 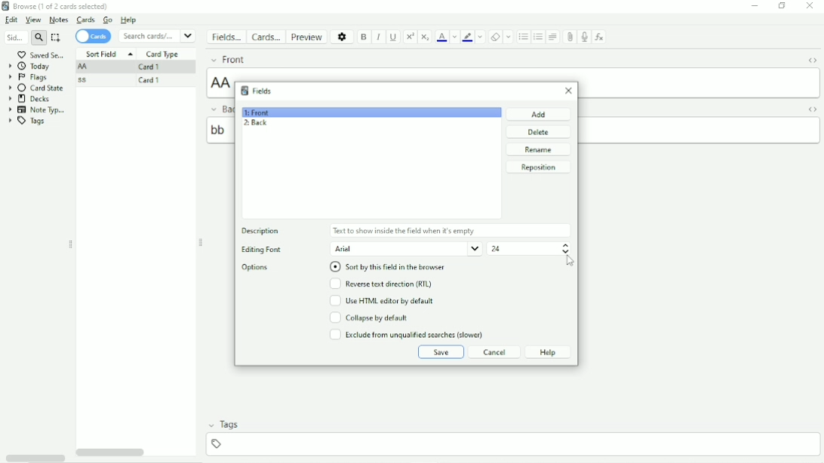 What do you see at coordinates (271, 249) in the screenshot?
I see `Editing Font` at bounding box center [271, 249].